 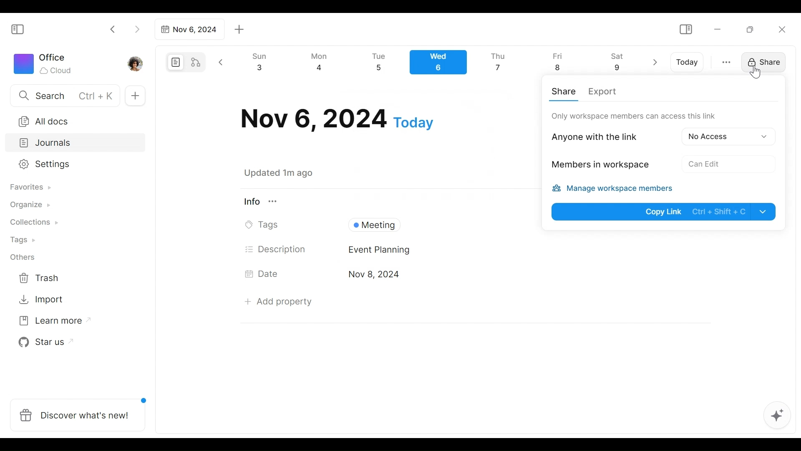 What do you see at coordinates (665, 211) in the screenshot?
I see `Copy Link` at bounding box center [665, 211].